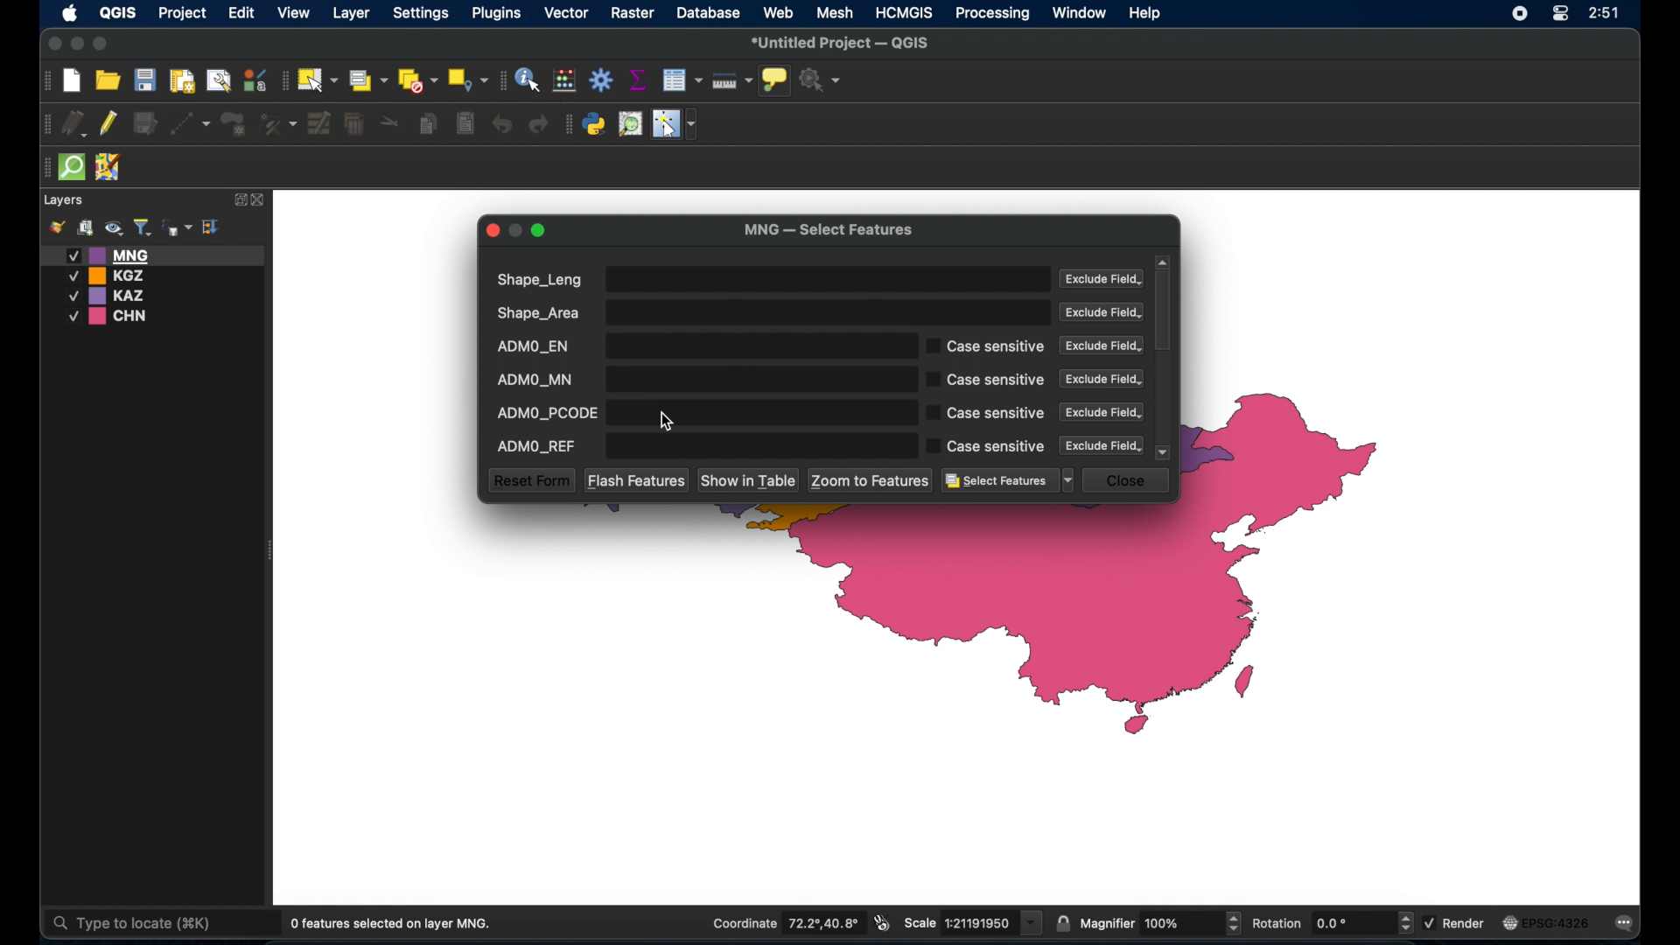  I want to click on ADMO_PCODE, so click(699, 412).